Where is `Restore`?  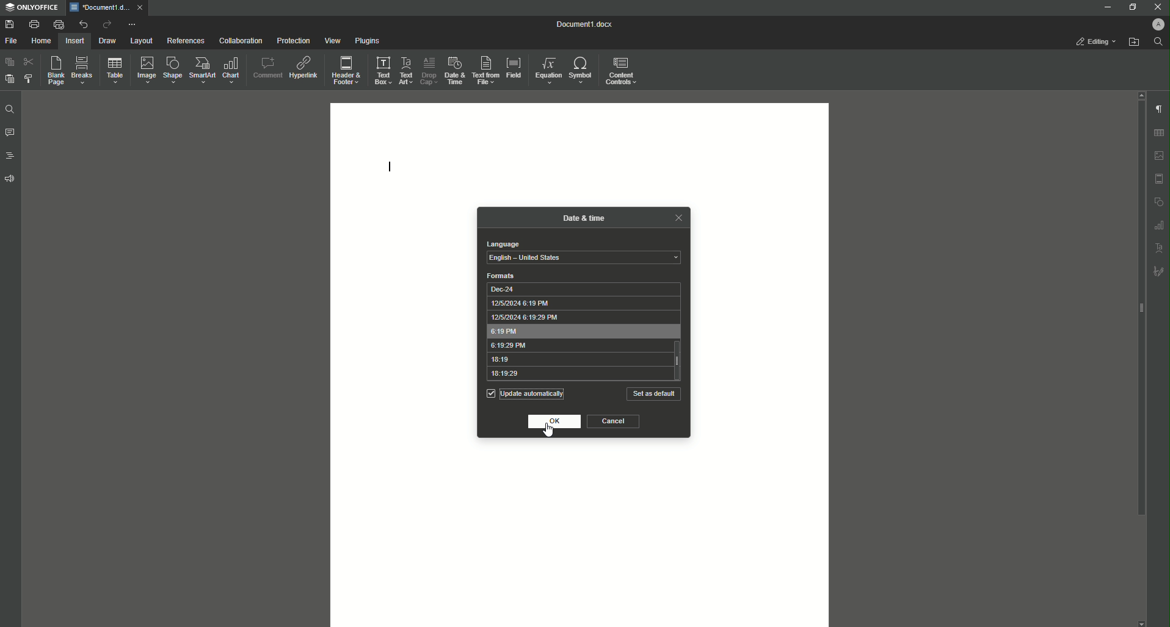 Restore is located at coordinates (1130, 7).